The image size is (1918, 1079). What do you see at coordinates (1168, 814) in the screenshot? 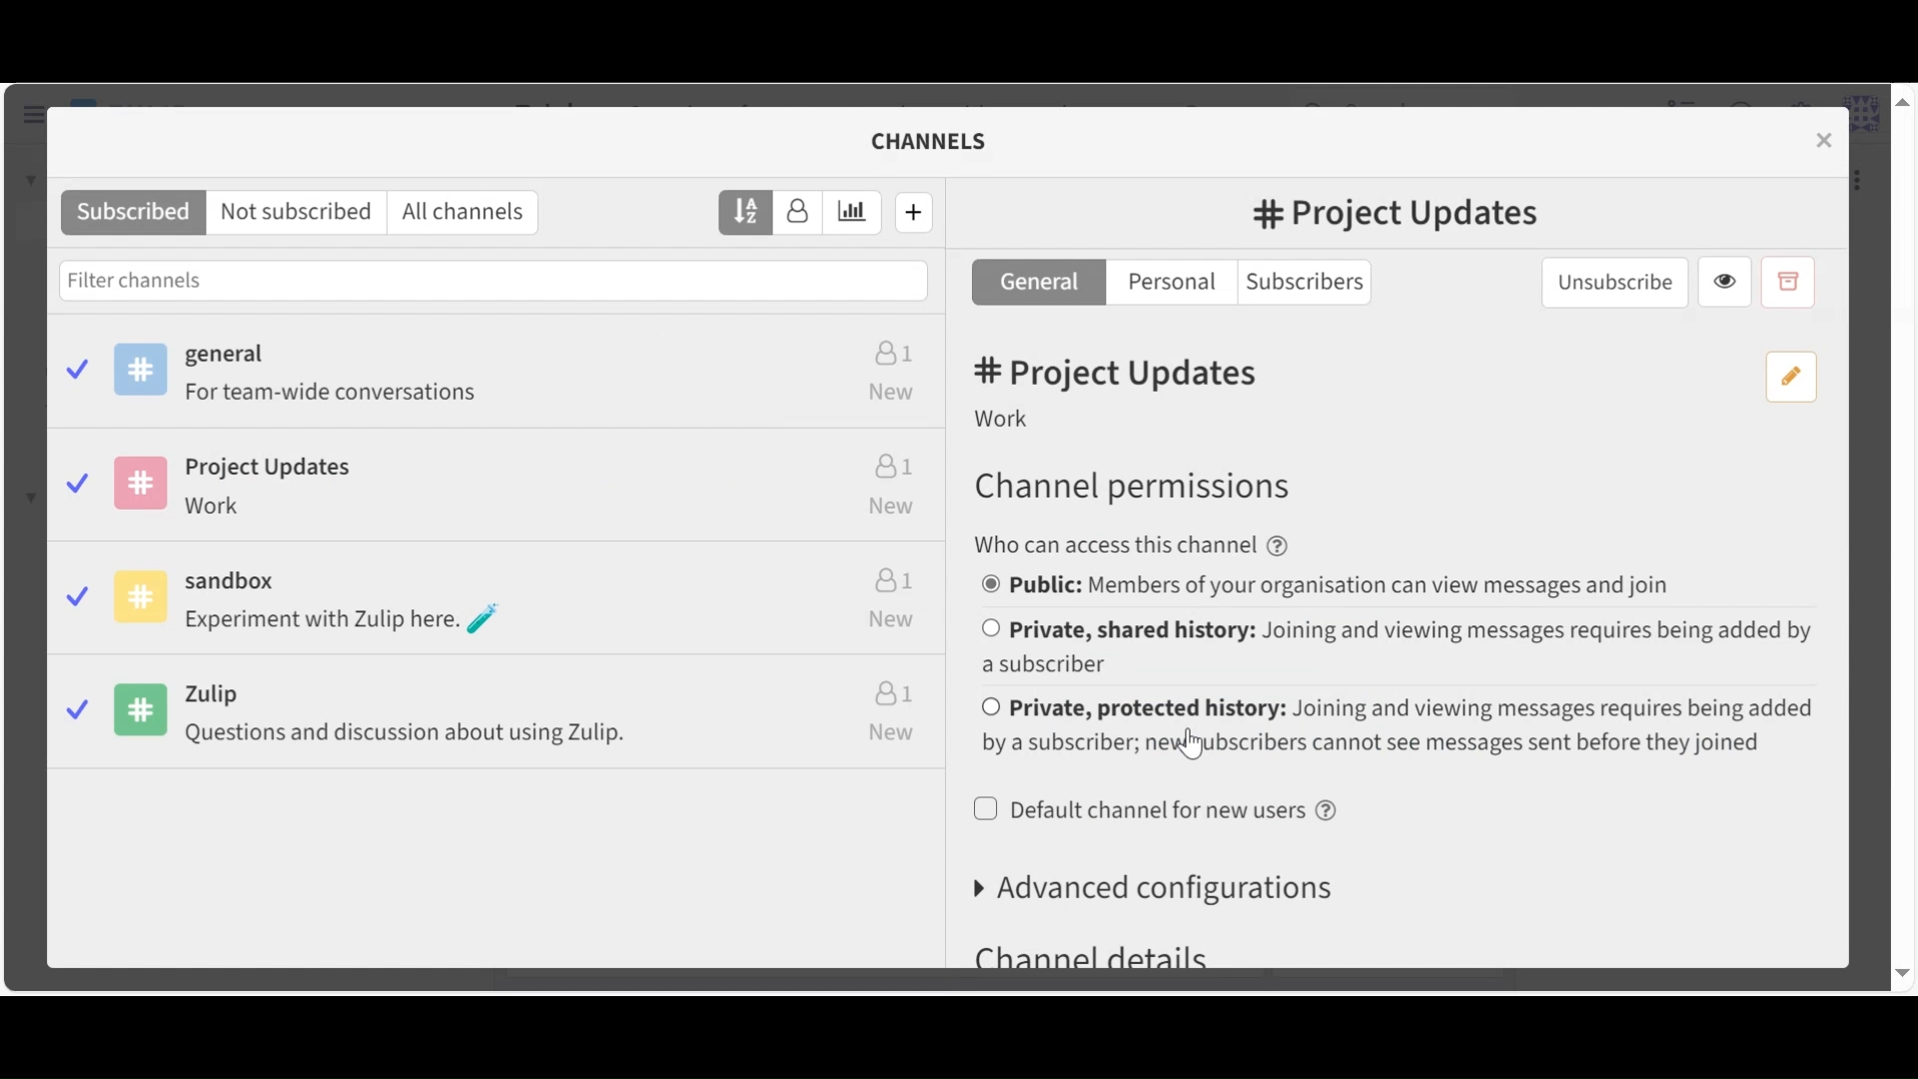
I see `(un)select Default channel for users` at bounding box center [1168, 814].